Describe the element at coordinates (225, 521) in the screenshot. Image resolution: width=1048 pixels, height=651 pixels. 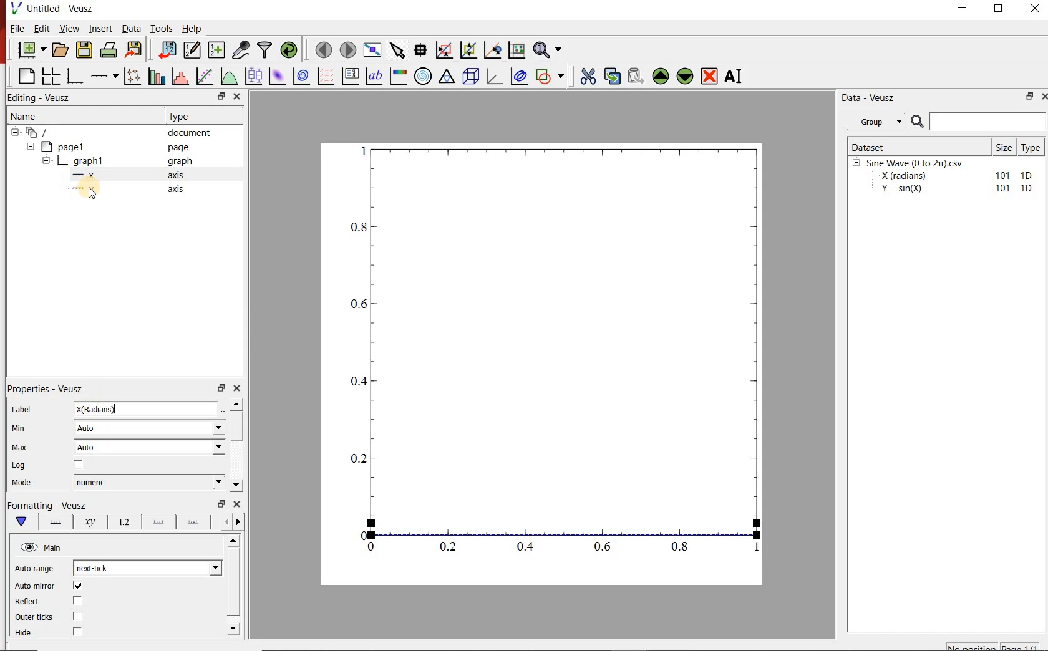
I see `Move left` at that location.